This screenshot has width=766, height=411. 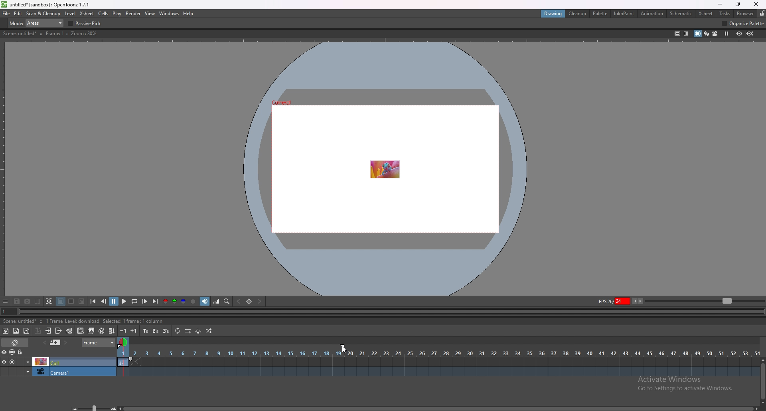 What do you see at coordinates (145, 301) in the screenshot?
I see `next frame` at bounding box center [145, 301].